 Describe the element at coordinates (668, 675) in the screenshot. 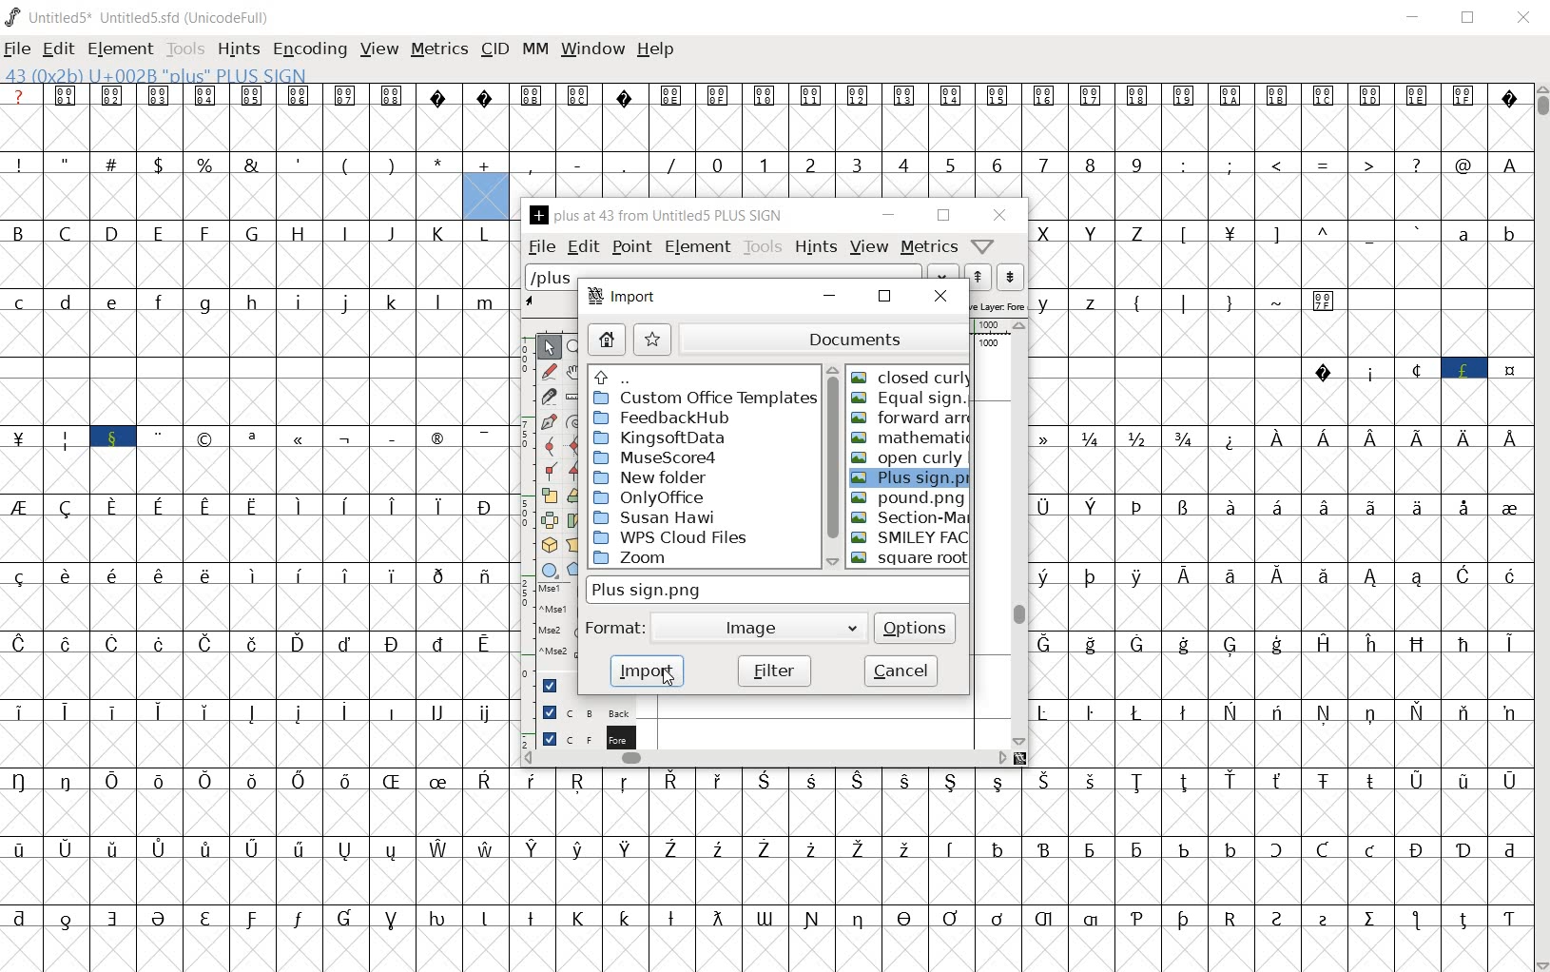

I see `cursor` at that location.